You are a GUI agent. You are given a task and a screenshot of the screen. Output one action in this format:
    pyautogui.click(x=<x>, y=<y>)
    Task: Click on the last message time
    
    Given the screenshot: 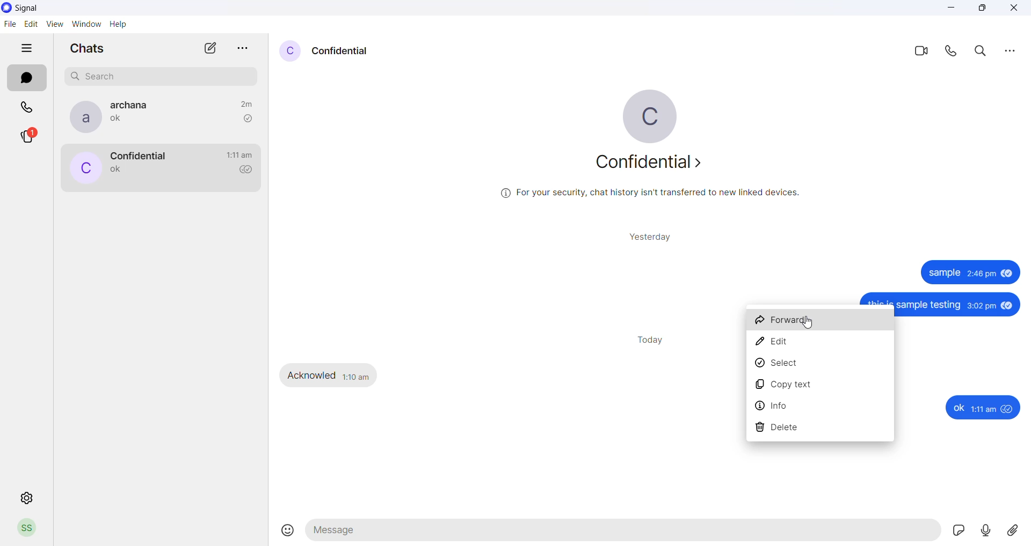 What is the action you would take?
    pyautogui.click(x=239, y=155)
    